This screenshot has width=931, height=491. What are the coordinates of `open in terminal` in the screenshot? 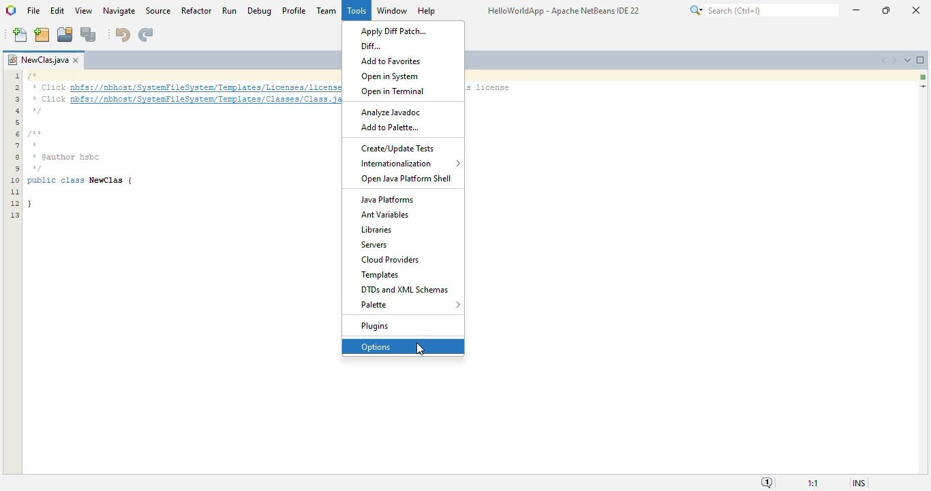 It's located at (392, 91).